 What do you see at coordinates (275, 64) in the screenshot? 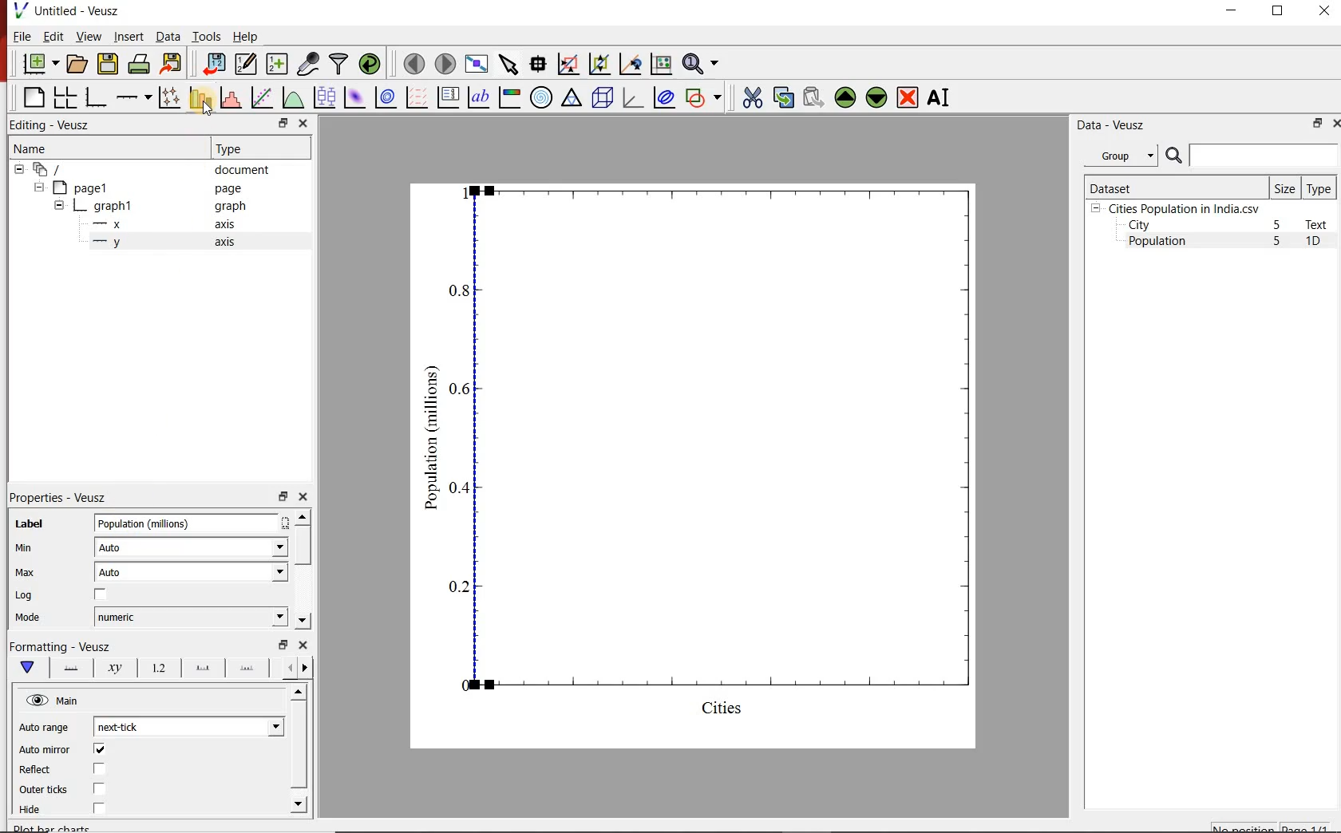
I see `create new datasets using available options` at bounding box center [275, 64].